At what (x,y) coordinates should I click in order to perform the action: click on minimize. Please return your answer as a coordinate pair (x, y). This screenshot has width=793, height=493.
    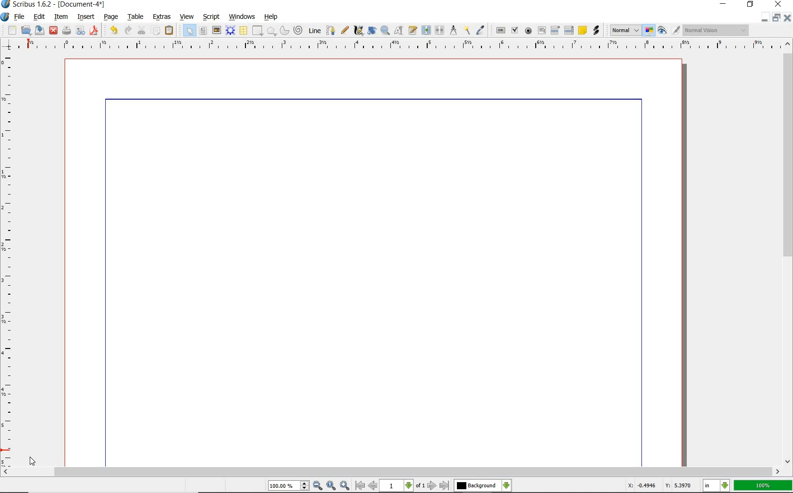
    Looking at the image, I should click on (766, 17).